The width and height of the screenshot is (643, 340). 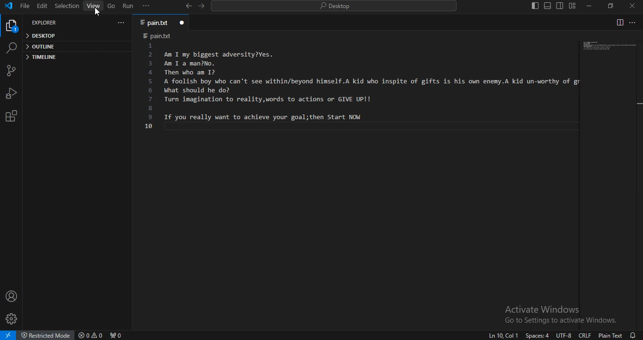 I want to click on no ports forwarded, so click(x=115, y=335).